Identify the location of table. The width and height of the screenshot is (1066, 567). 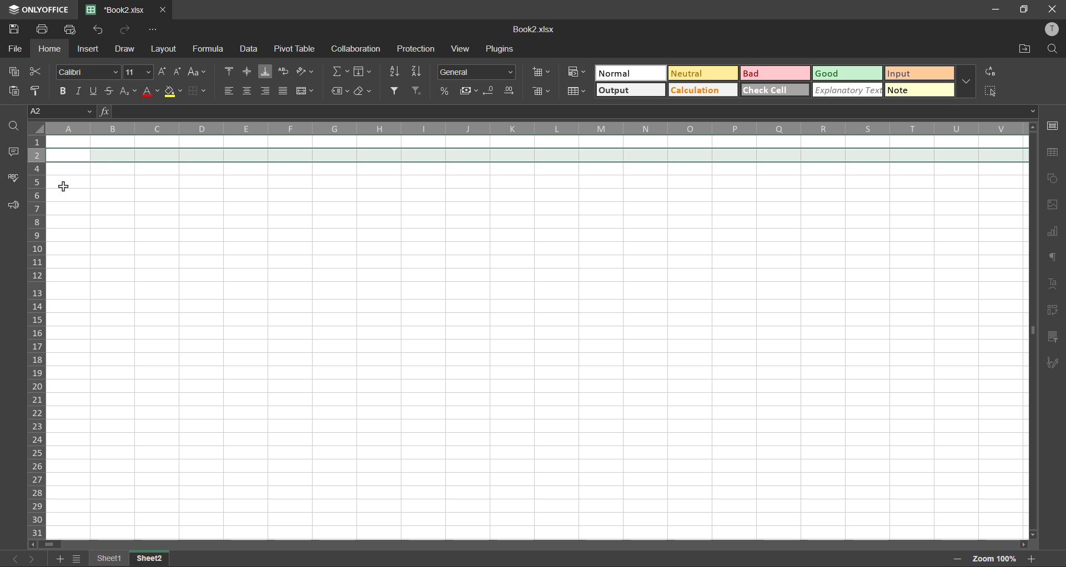
(1054, 153).